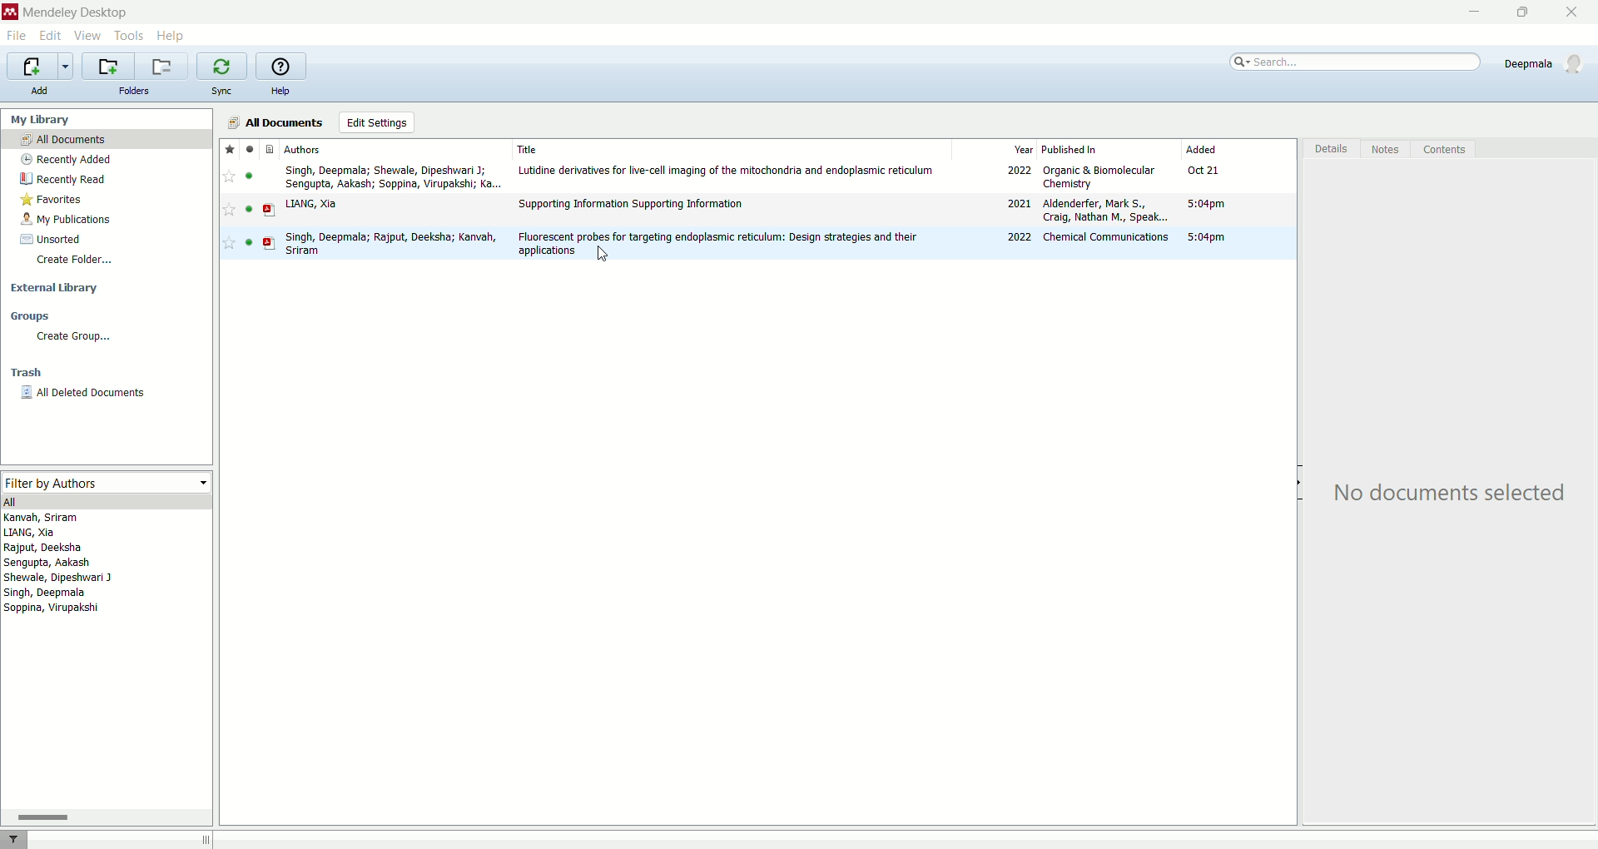 The height and width of the screenshot is (849, 1598). I want to click on create a new folder, so click(110, 66).